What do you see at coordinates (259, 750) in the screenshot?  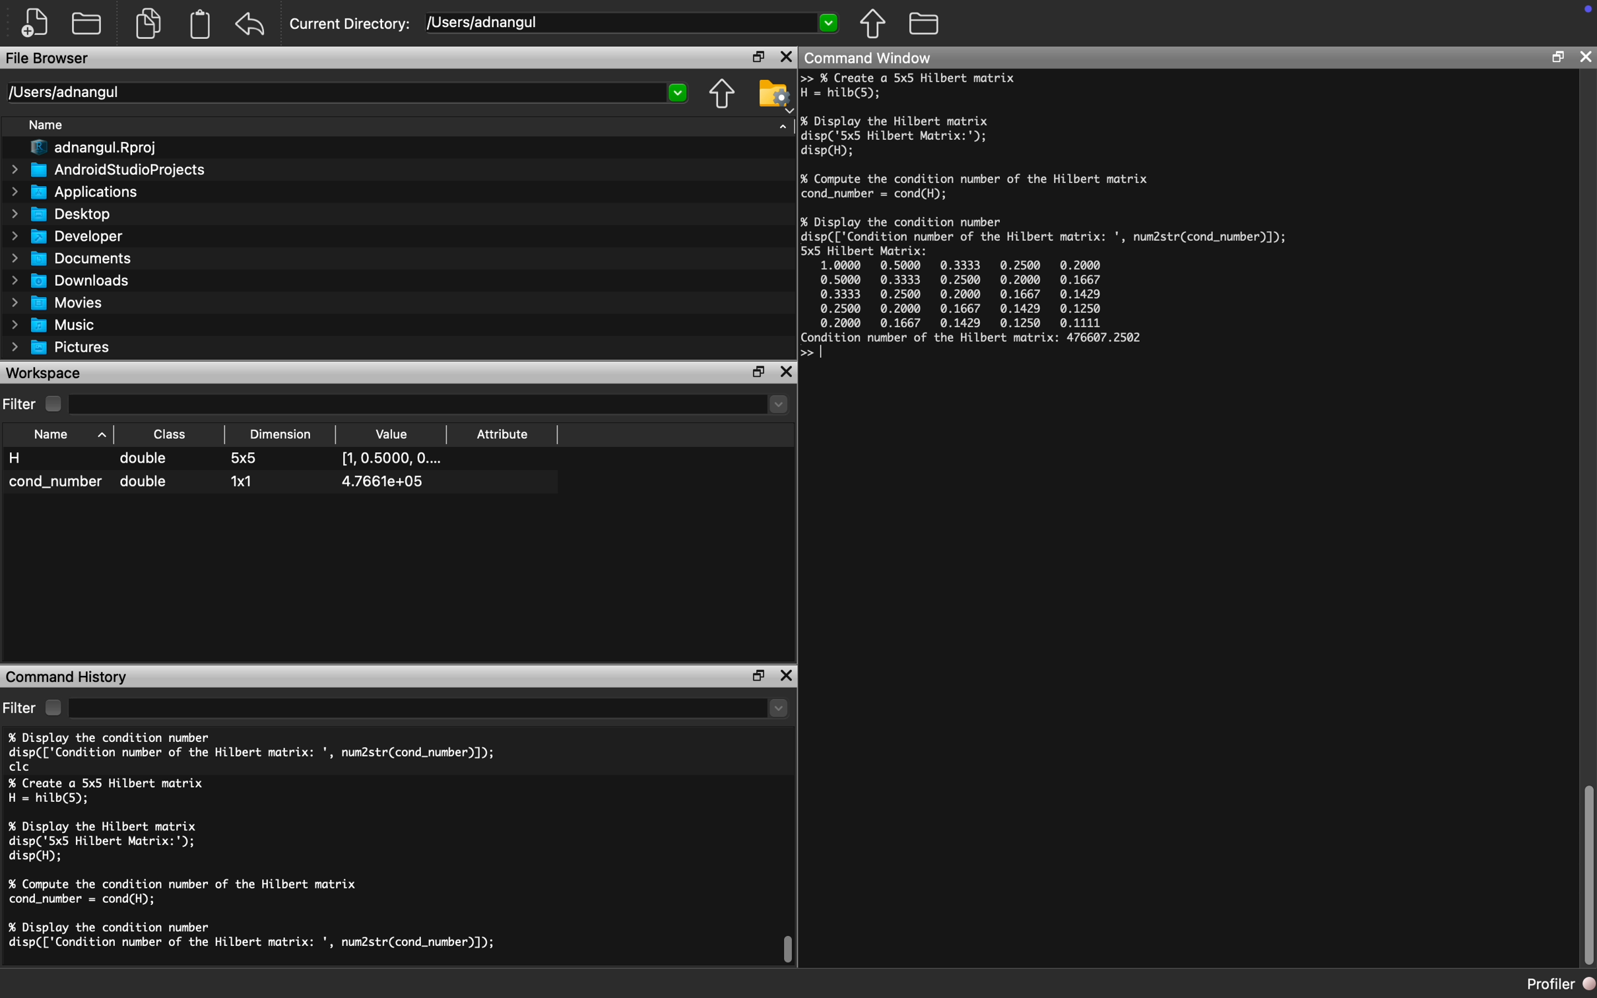 I see `% Display the condition number
disp(['Condition number of the Hilbert matrix: ', num2str(cond_number)]);` at bounding box center [259, 750].